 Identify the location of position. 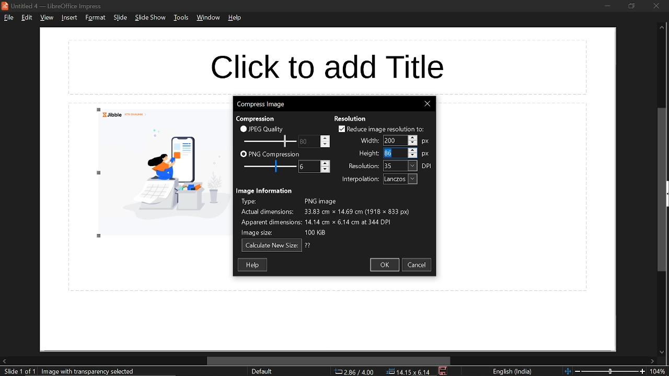
(408, 372).